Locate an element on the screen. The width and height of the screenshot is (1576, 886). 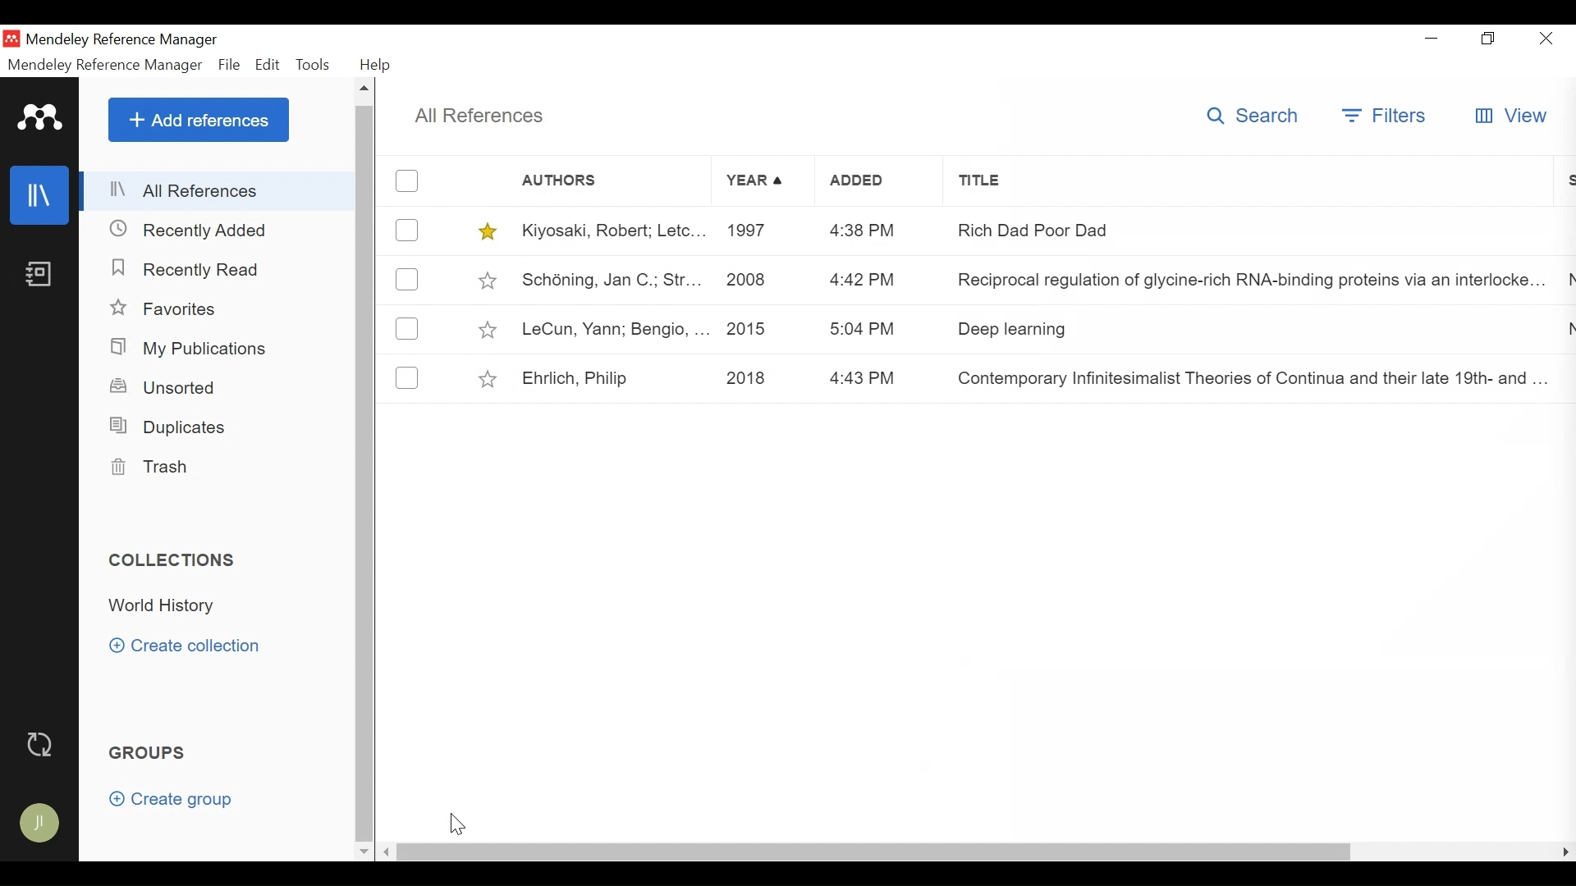
Create group is located at coordinates (174, 800).